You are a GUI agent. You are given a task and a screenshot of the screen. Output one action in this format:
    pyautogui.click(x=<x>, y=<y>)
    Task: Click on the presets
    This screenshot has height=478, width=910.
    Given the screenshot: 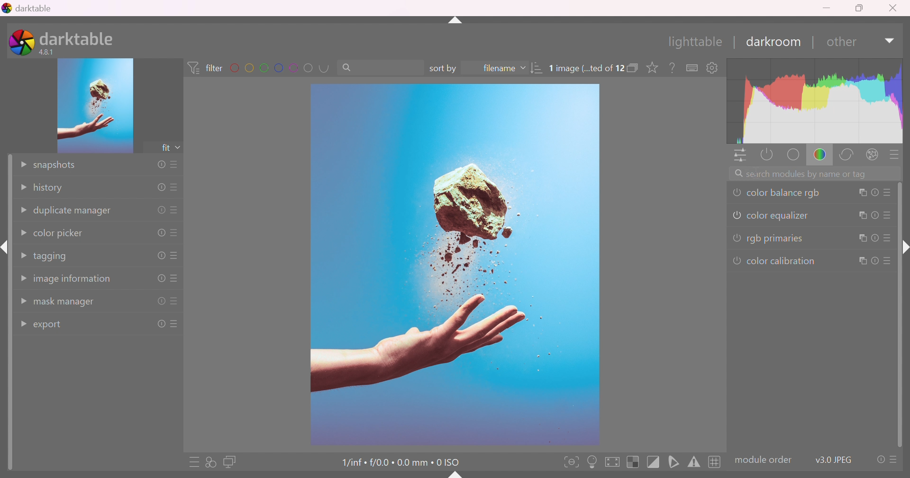 What is the action you would take?
    pyautogui.click(x=175, y=279)
    